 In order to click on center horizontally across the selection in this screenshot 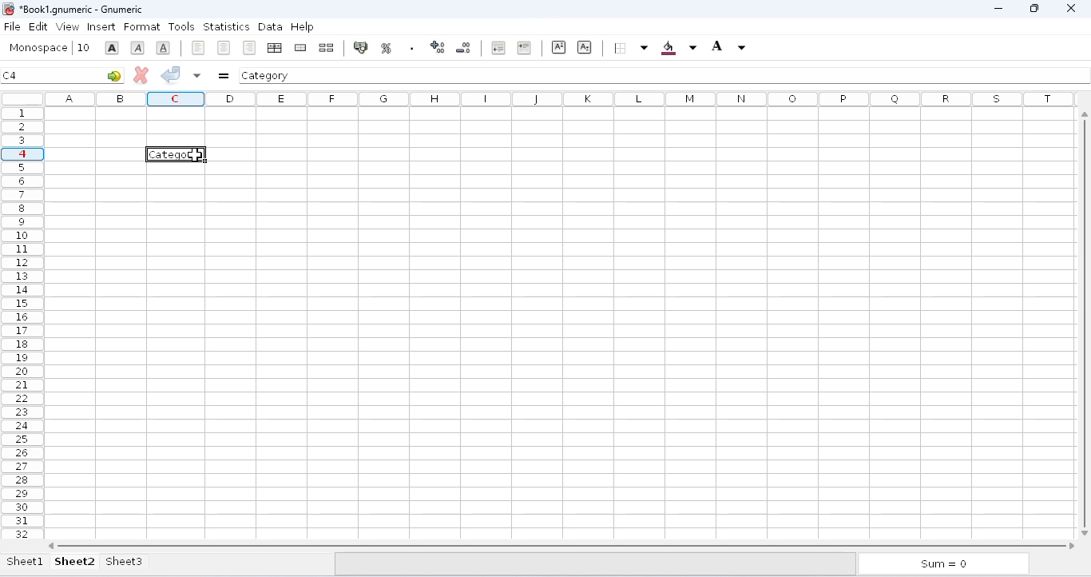, I will do `click(274, 48)`.